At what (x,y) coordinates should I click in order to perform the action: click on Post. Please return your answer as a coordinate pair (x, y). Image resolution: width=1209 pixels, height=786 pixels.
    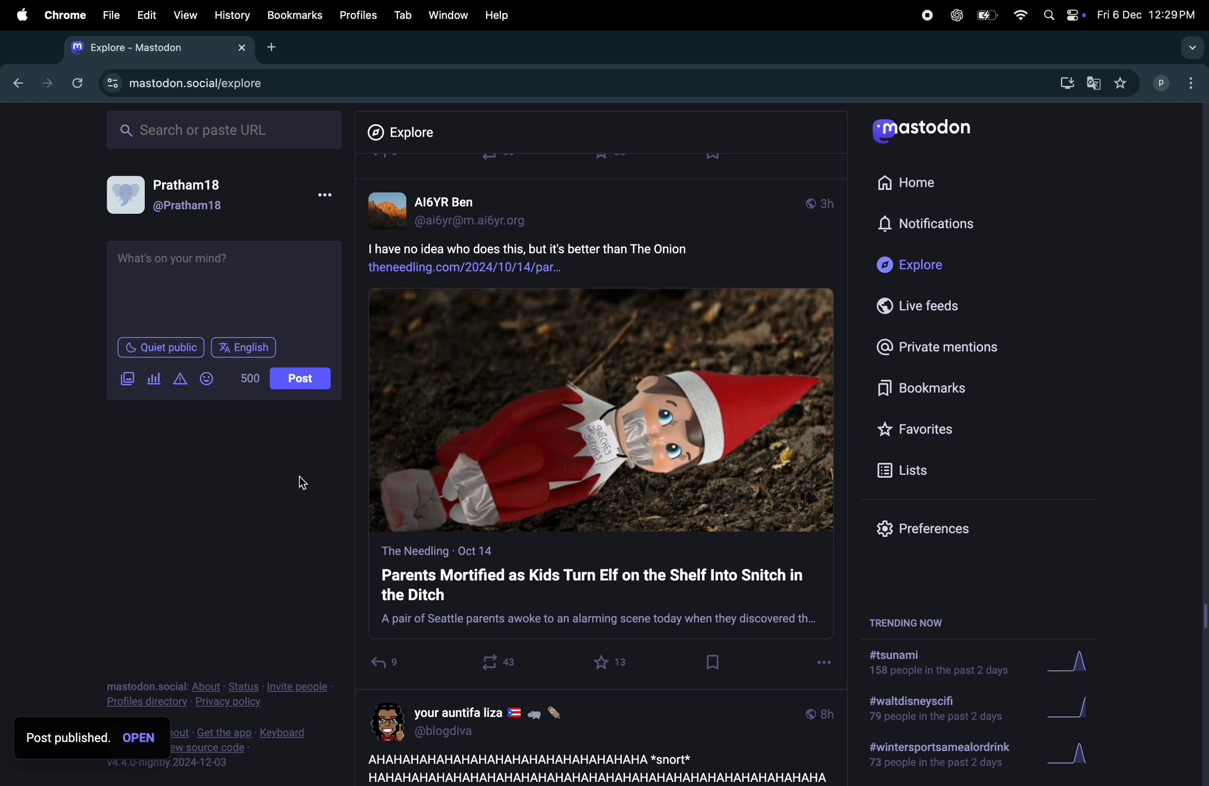
    Looking at the image, I should click on (302, 379).